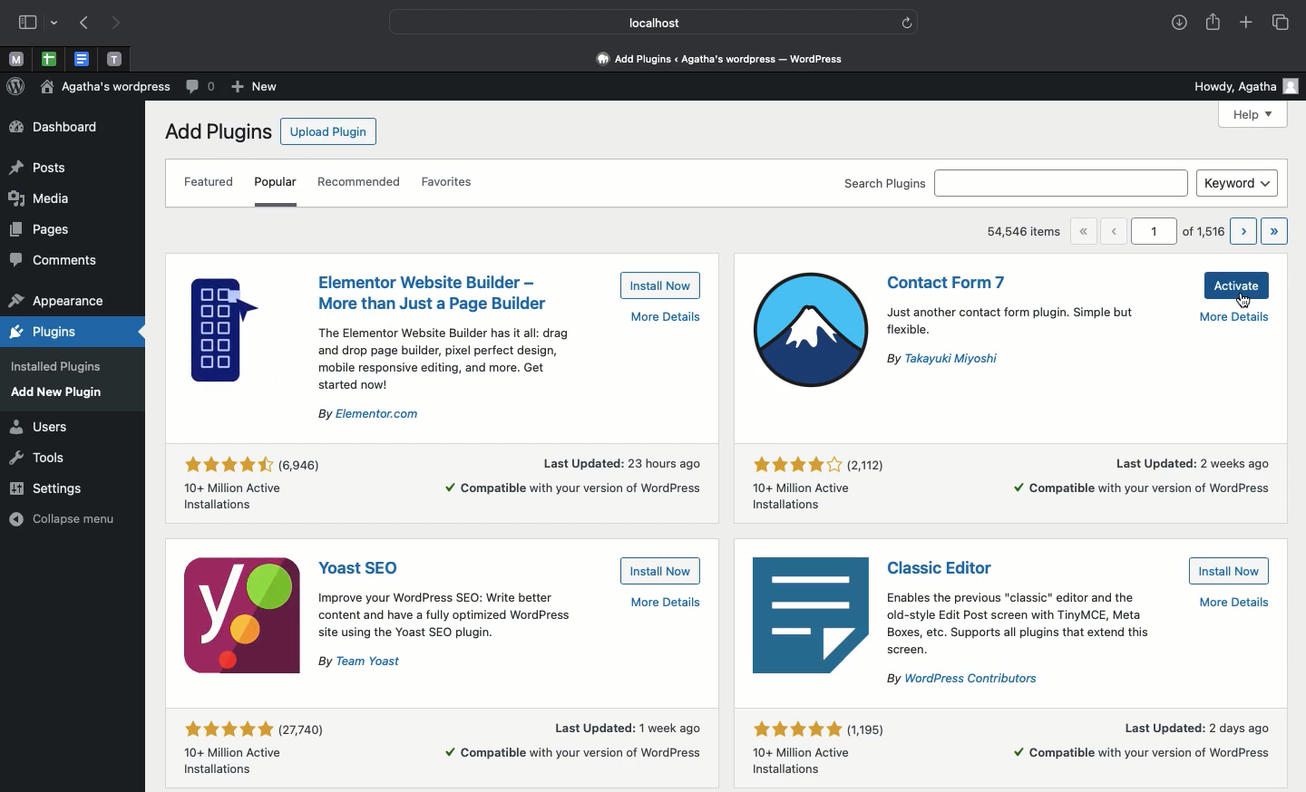 The height and width of the screenshot is (792, 1306). Describe the element at coordinates (1063, 182) in the screenshot. I see `search bar` at that location.